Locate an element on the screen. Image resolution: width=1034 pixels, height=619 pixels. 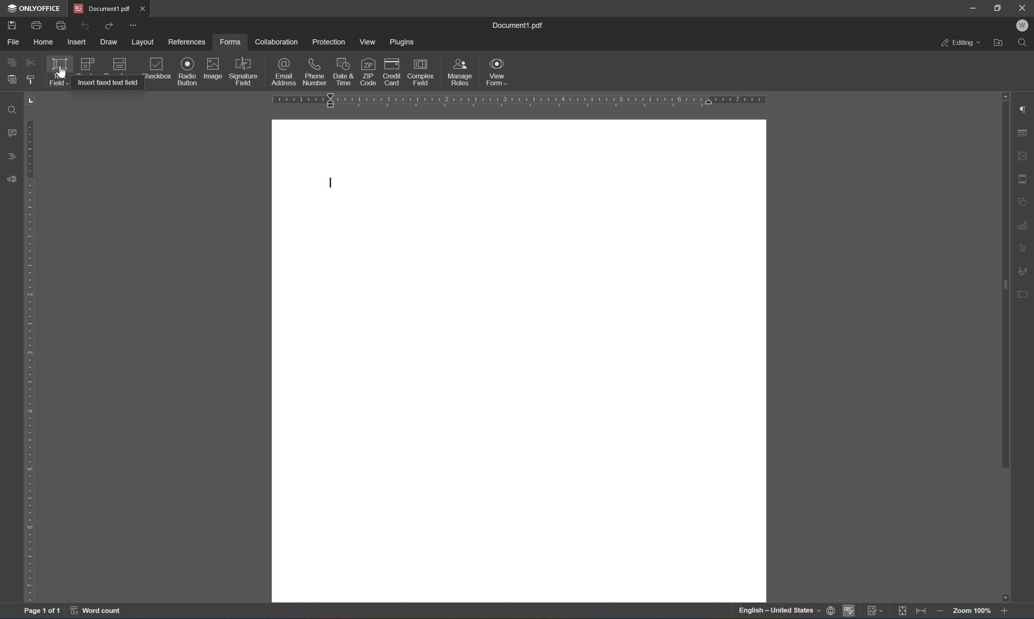
restore down is located at coordinates (999, 8).